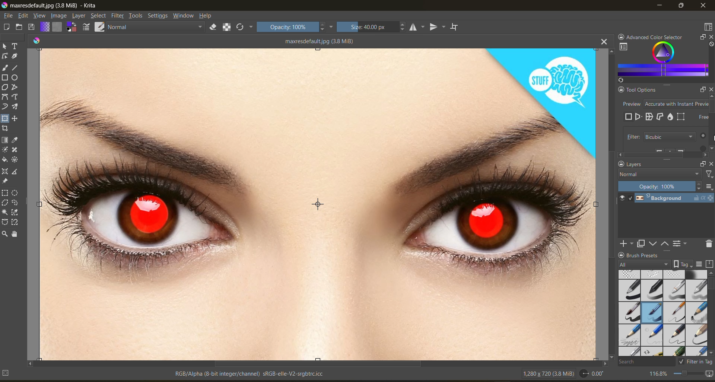 Image resolution: width=715 pixels, height=382 pixels. I want to click on vertical scroll bar, so click(610, 203).